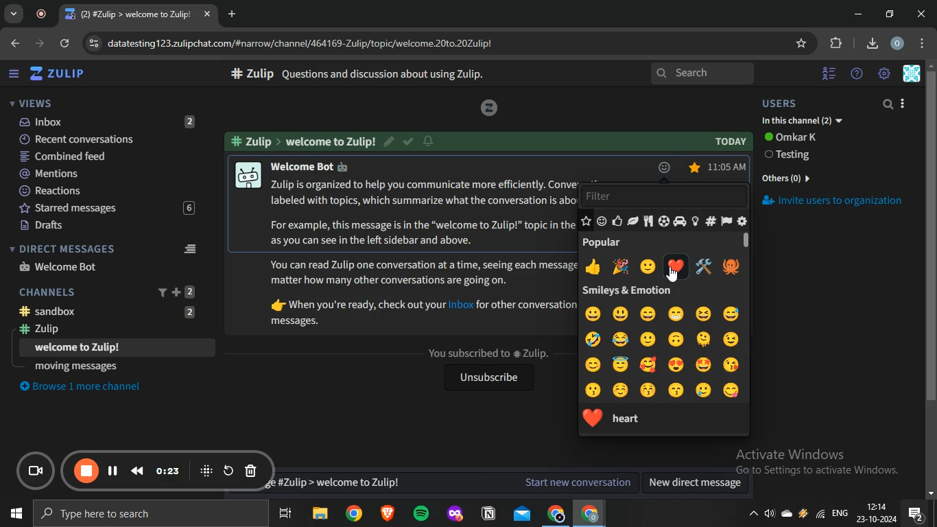  I want to click on kissing face, so click(595, 390).